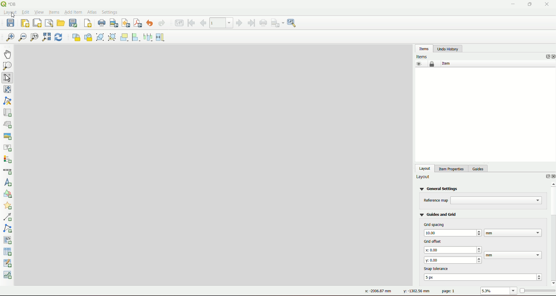 Image resolution: width=556 pixels, height=296 pixels. What do you see at coordinates (34, 38) in the screenshot?
I see `zoom to 100%` at bounding box center [34, 38].